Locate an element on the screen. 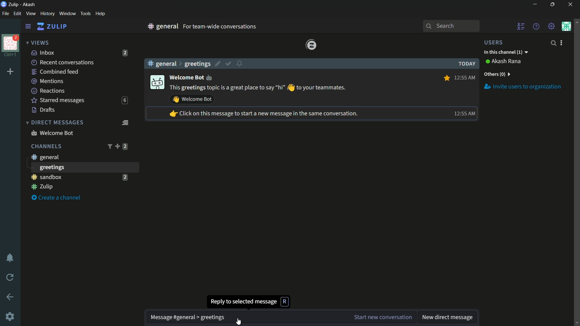 This screenshot has height=326, width=580. greeting channel is located at coordinates (84, 167).